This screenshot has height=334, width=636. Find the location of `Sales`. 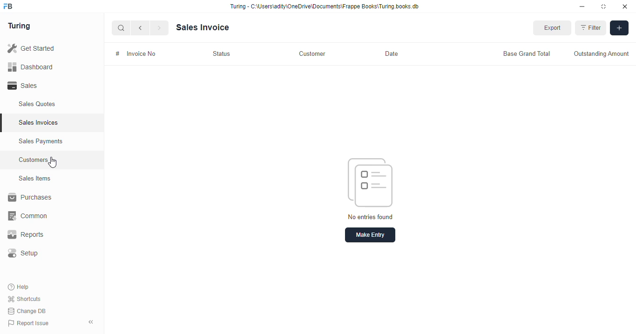

Sales is located at coordinates (46, 86).